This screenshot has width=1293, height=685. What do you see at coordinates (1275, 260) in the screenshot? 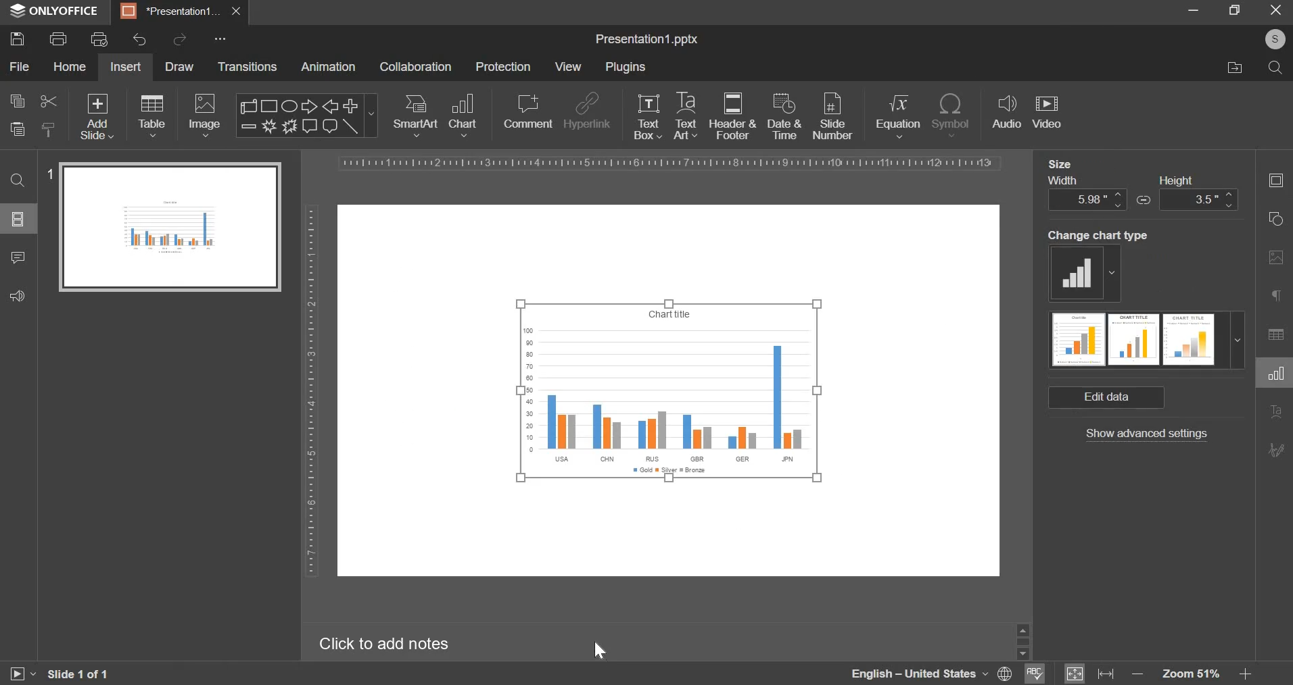
I see `image settings` at bounding box center [1275, 260].